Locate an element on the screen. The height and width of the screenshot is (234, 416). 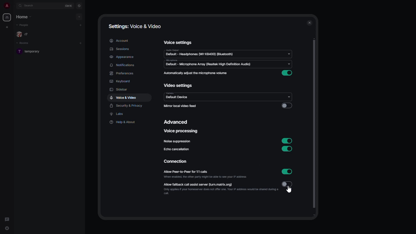
expand is located at coordinates (14, 6).